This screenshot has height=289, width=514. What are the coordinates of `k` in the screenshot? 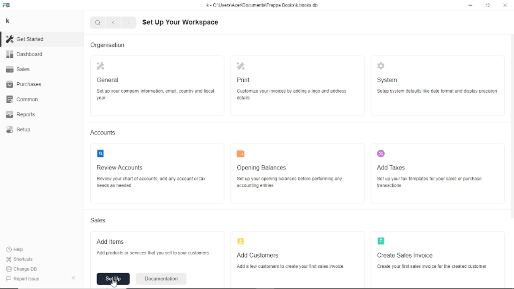 It's located at (9, 21).